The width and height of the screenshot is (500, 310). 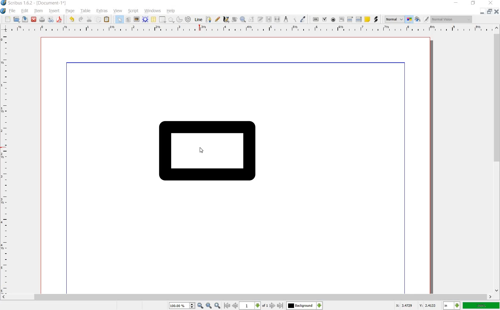 What do you see at coordinates (294, 19) in the screenshot?
I see `copy item properties` at bounding box center [294, 19].